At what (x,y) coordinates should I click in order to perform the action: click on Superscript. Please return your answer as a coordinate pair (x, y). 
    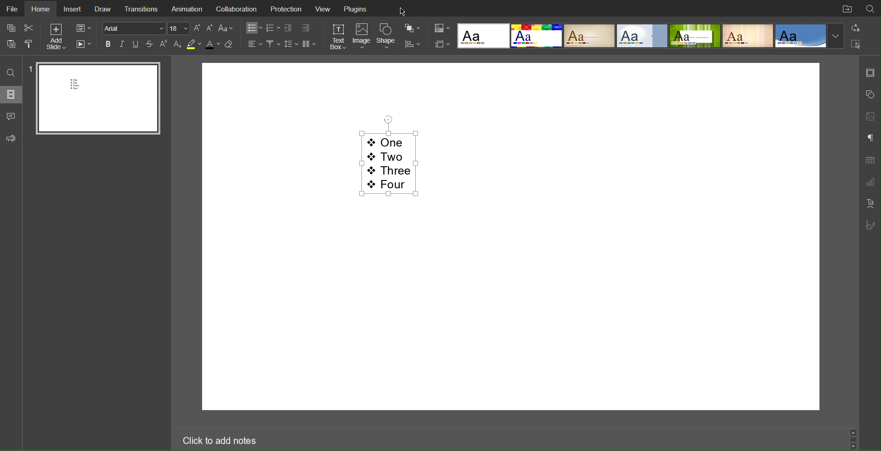
    Looking at the image, I should click on (164, 44).